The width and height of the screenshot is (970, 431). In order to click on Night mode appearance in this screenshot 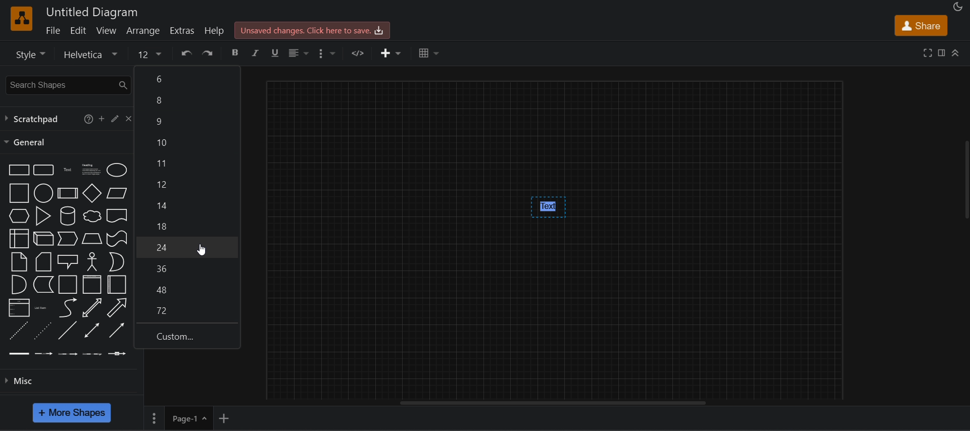, I will do `click(958, 7)`.